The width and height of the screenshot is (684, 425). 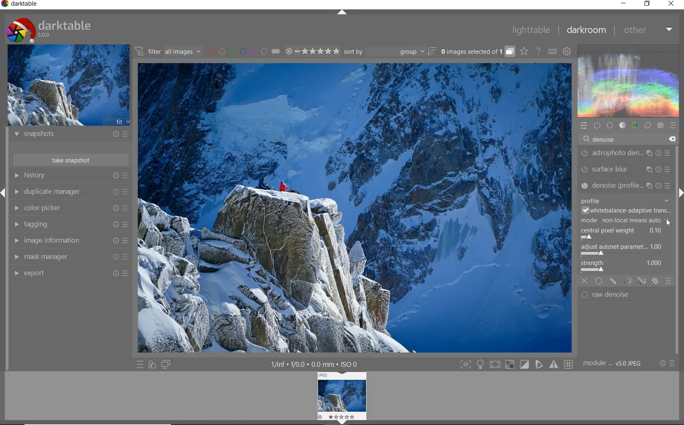 I want to click on MASKING OPTIONS, so click(x=640, y=281).